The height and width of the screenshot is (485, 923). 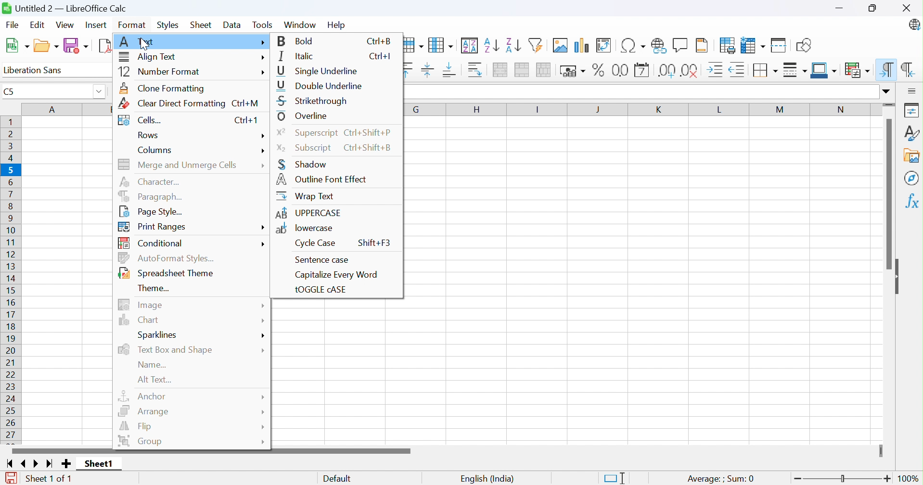 What do you see at coordinates (261, 426) in the screenshot?
I see `More` at bounding box center [261, 426].